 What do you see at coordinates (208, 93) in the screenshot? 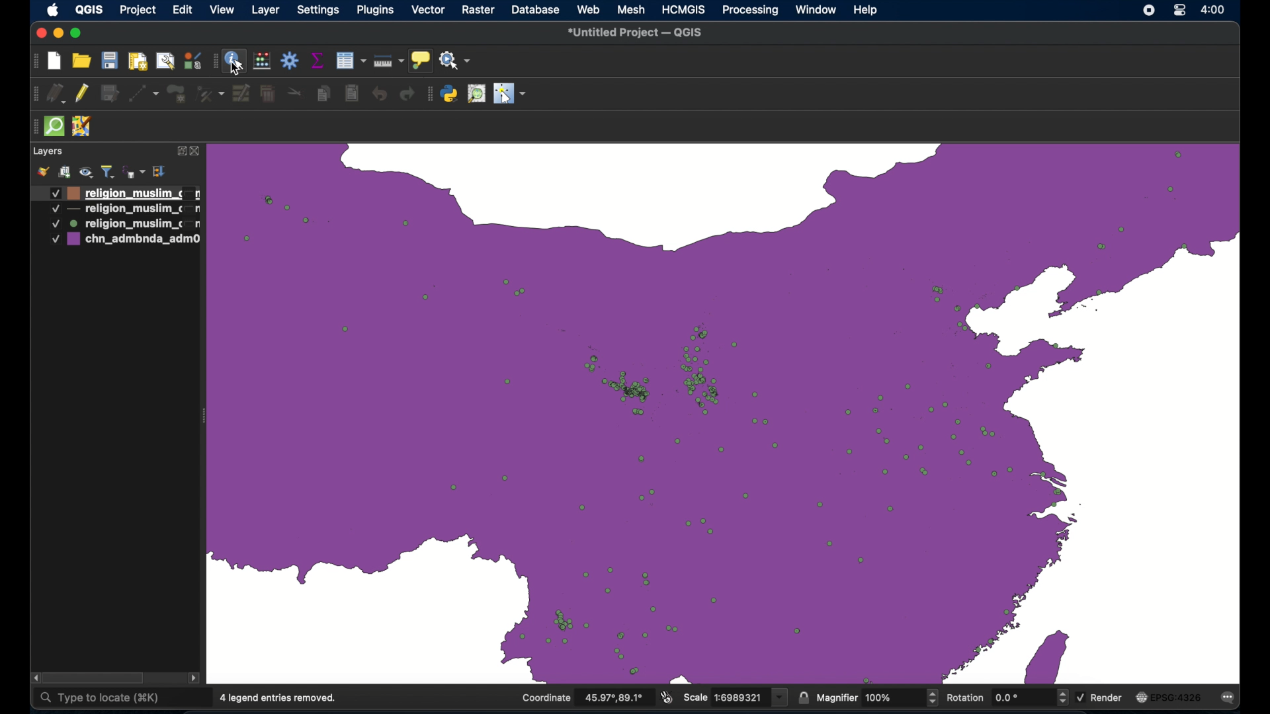
I see `vertex tool` at bounding box center [208, 93].